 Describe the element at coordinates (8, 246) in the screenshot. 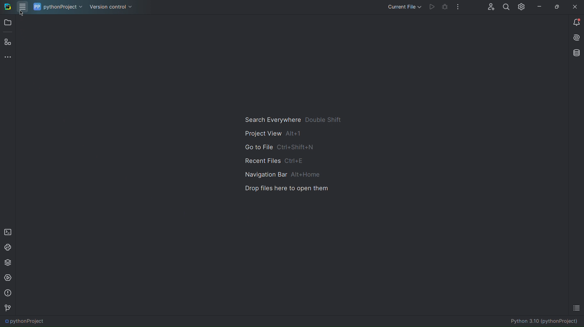

I see `Python Console` at that location.